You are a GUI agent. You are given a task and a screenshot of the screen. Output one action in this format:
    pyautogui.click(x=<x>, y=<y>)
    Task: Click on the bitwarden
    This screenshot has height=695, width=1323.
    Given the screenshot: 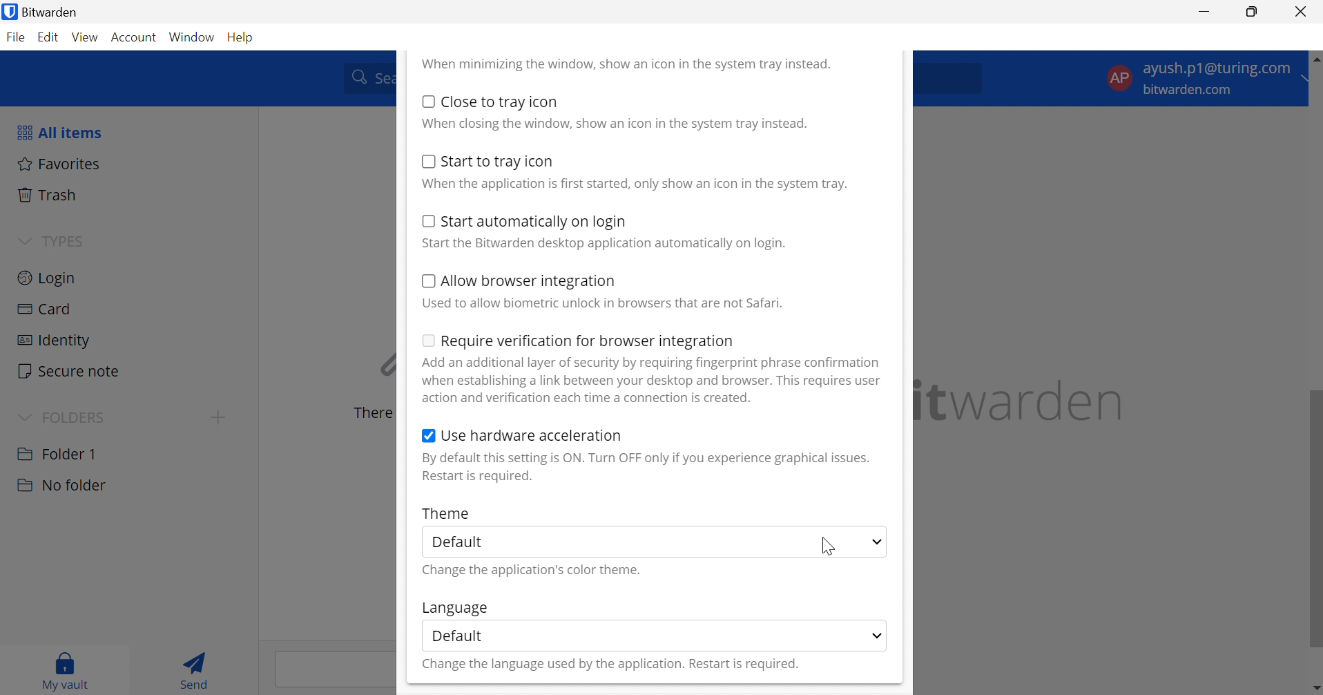 What is the action you would take?
    pyautogui.click(x=1023, y=401)
    